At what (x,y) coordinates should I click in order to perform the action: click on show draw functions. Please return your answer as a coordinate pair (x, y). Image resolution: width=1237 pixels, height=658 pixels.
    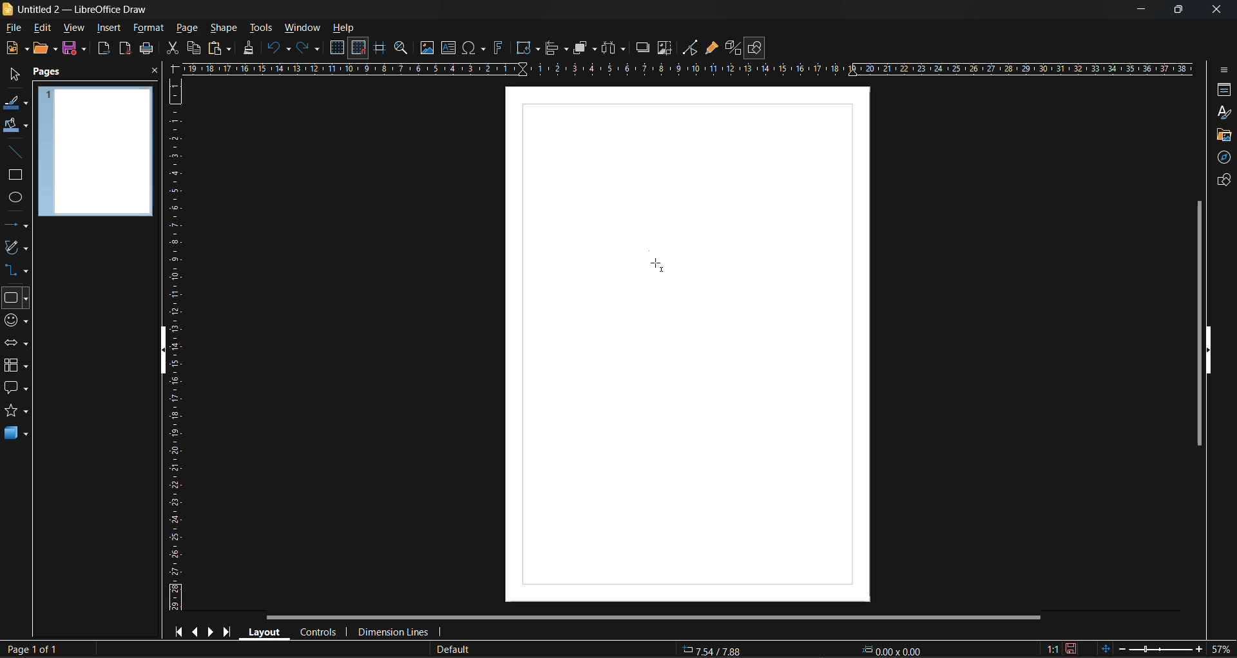
    Looking at the image, I should click on (756, 48).